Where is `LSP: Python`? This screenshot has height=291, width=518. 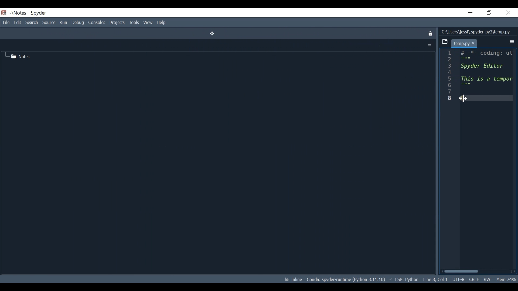 LSP: Python is located at coordinates (404, 279).